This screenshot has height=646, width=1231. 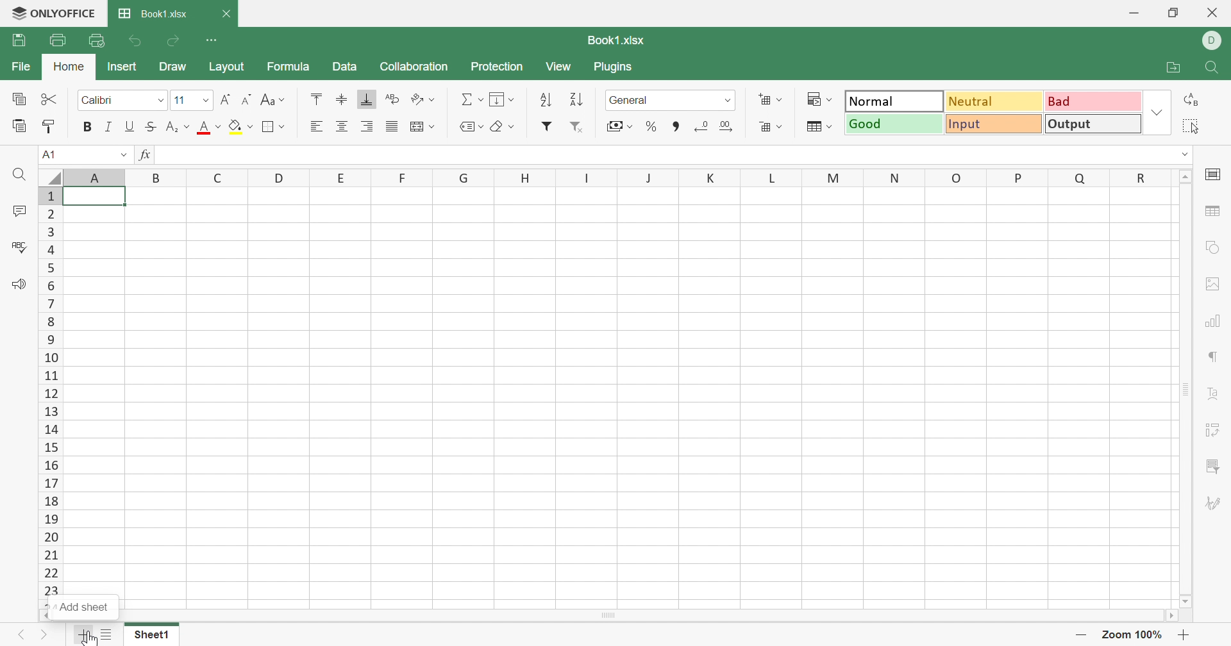 What do you see at coordinates (283, 100) in the screenshot?
I see `Drop Down` at bounding box center [283, 100].